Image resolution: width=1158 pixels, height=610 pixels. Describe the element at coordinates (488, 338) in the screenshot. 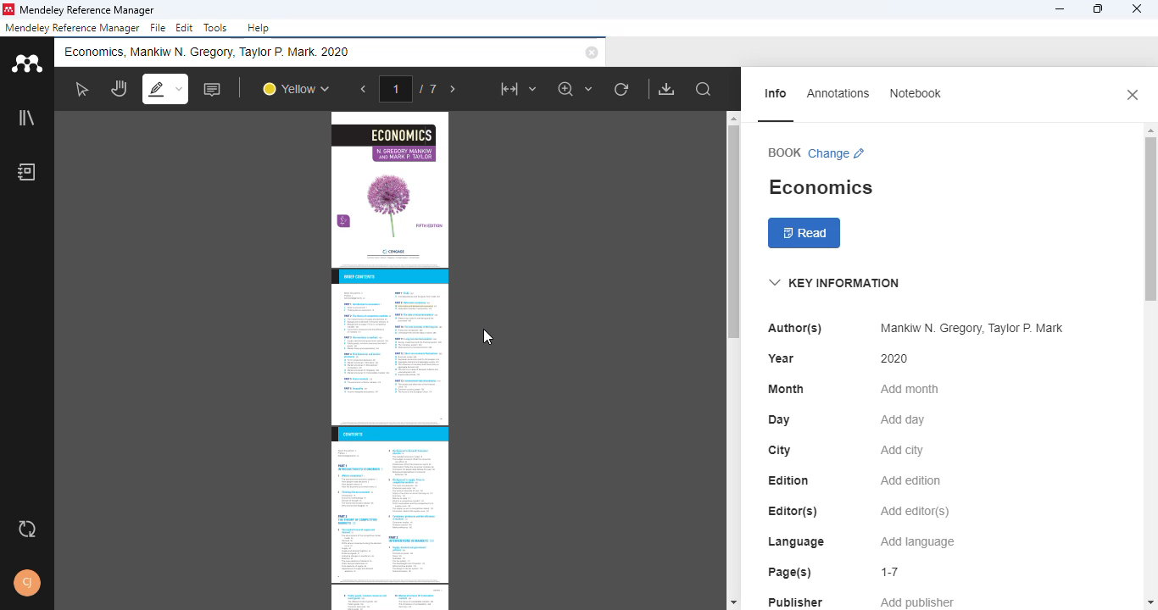

I see `cursor` at that location.